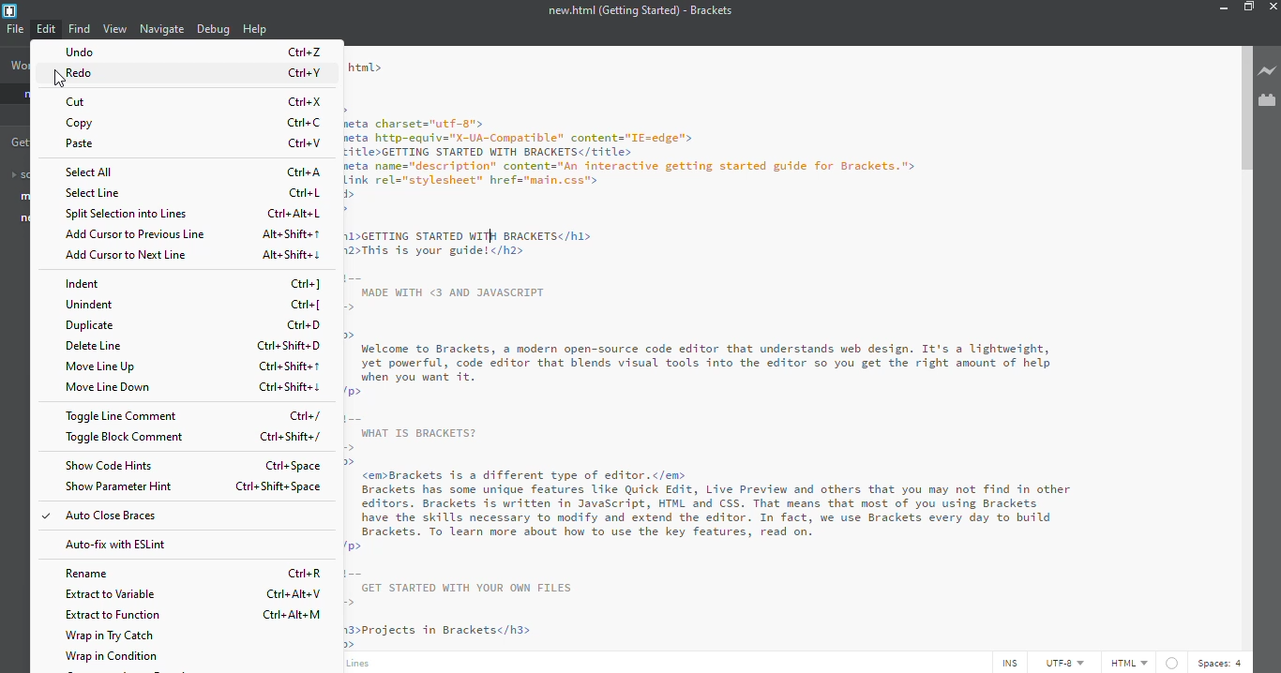 This screenshot has width=1281, height=673. Describe the element at coordinates (120, 486) in the screenshot. I see `show parameter` at that location.